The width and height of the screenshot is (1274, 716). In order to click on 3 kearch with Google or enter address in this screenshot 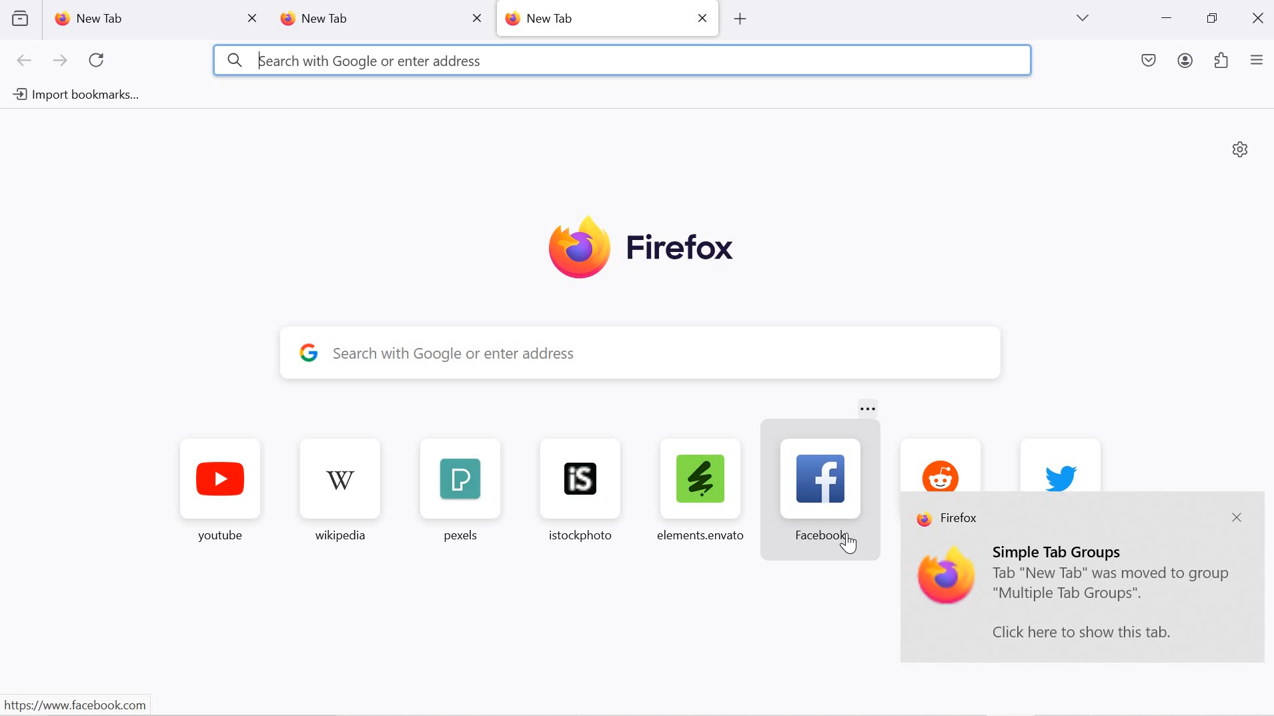, I will do `click(354, 60)`.